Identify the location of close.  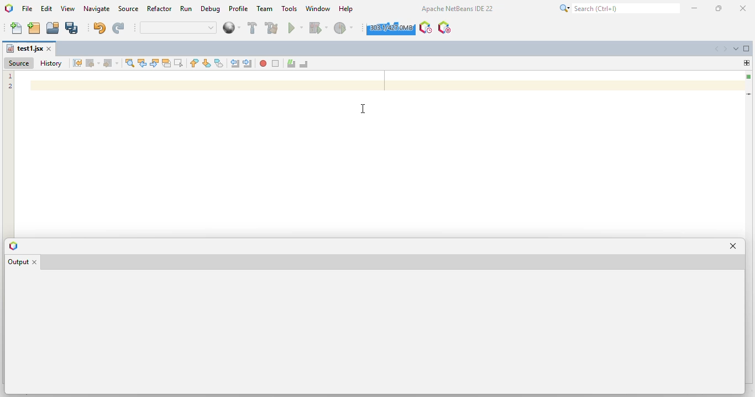
(744, 8).